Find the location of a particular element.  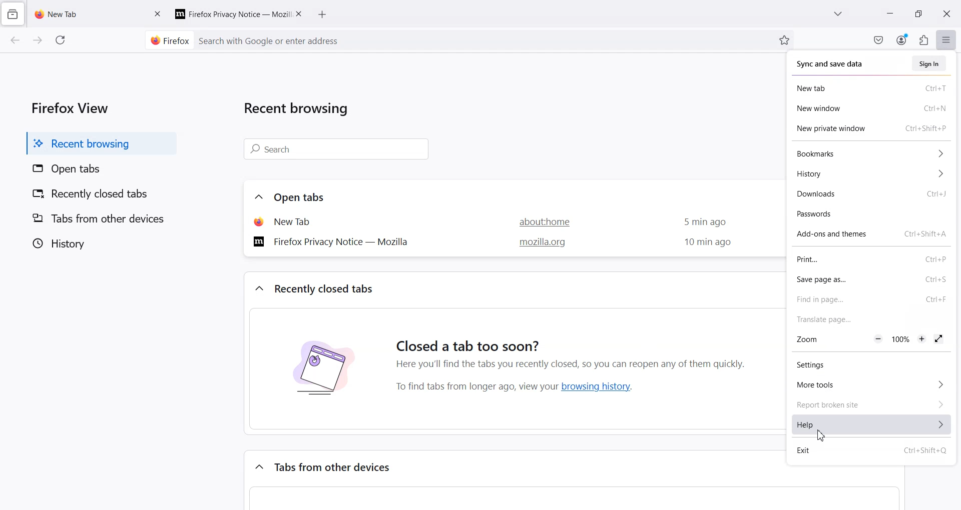

Forward is located at coordinates (37, 41).